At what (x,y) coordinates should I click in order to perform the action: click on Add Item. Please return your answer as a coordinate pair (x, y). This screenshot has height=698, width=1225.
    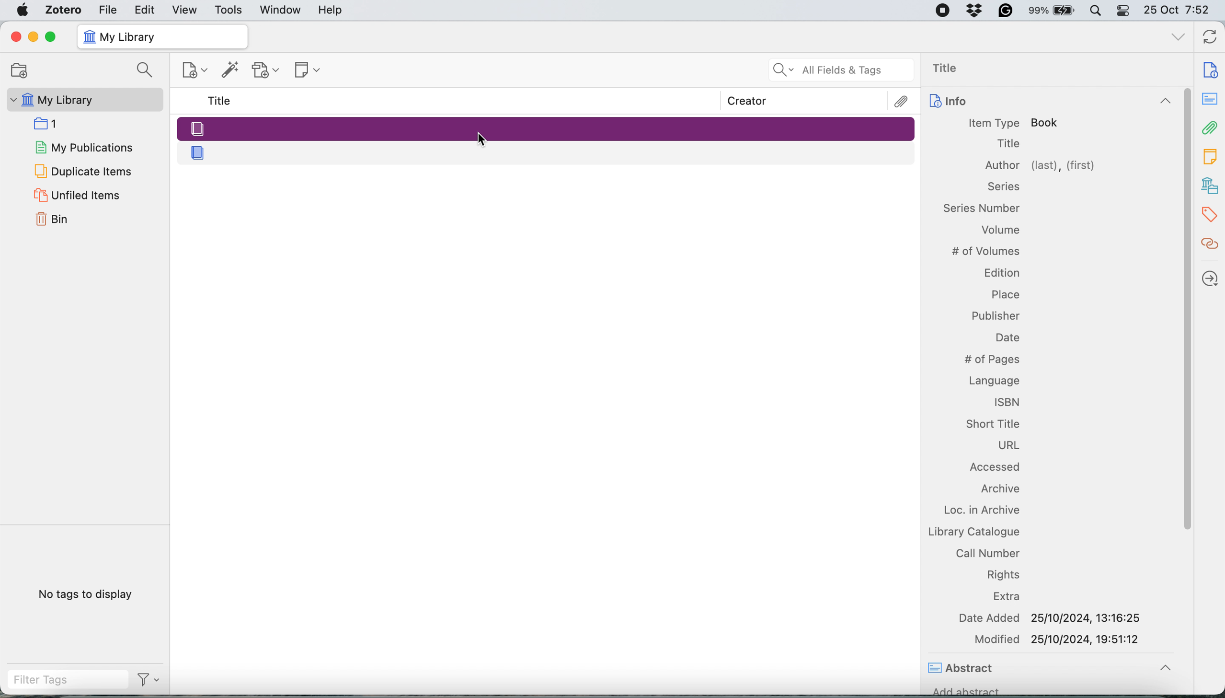
    Looking at the image, I should click on (230, 72).